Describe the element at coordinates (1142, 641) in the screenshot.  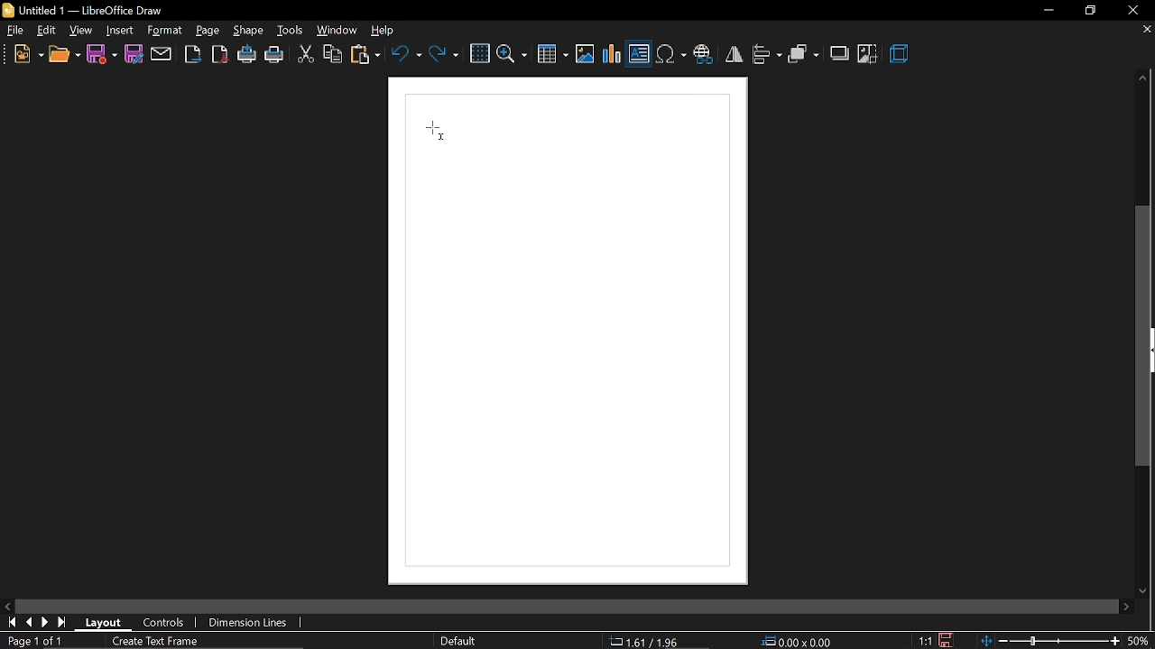
I see `current zoom` at that location.